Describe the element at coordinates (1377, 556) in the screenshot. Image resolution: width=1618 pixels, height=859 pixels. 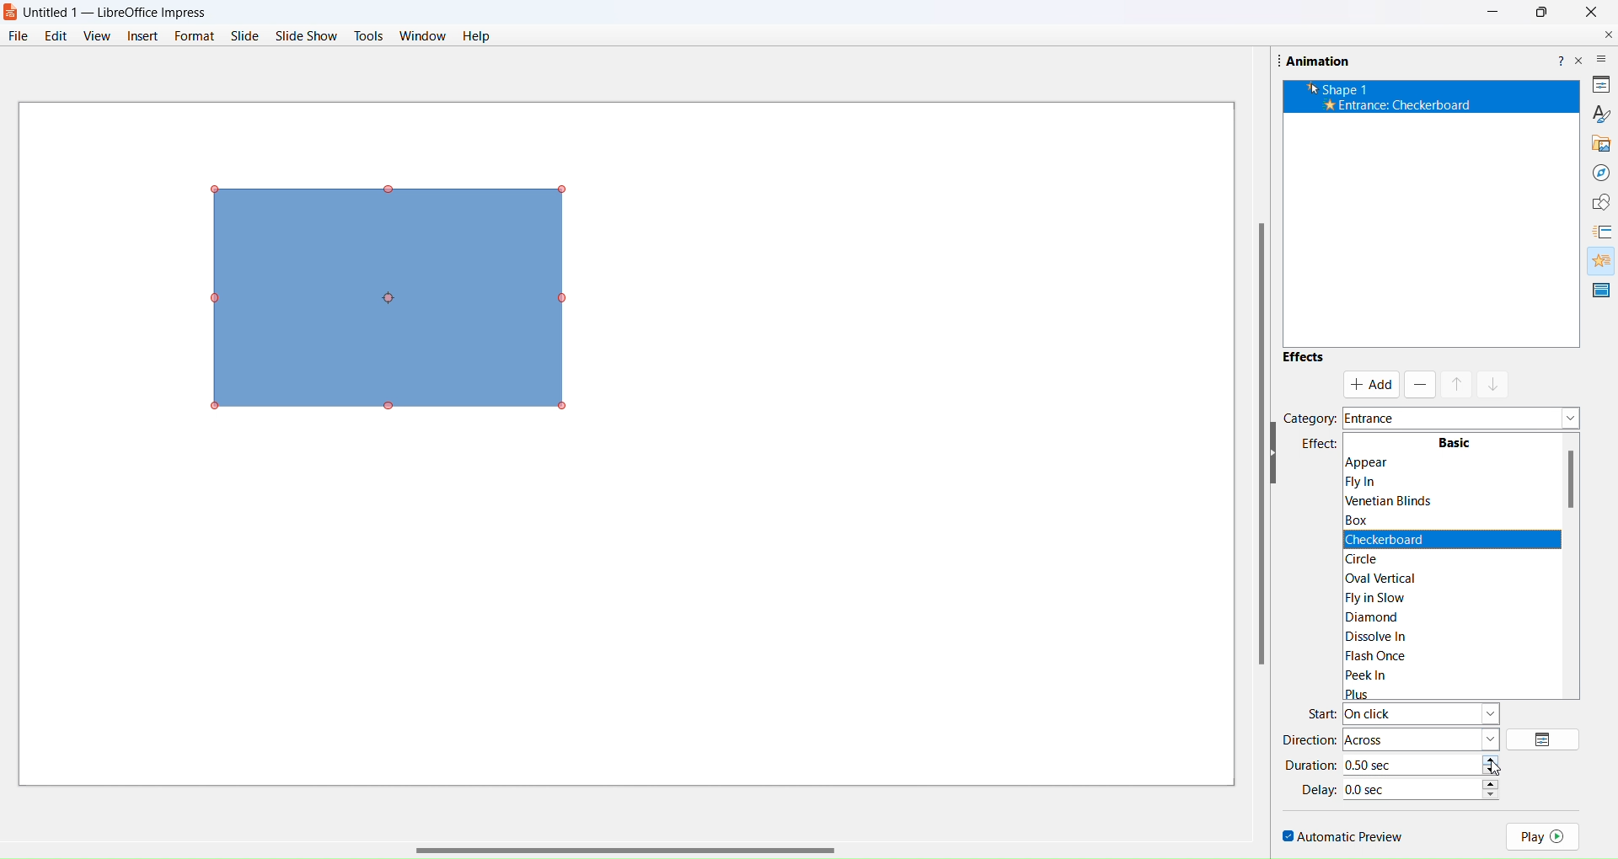
I see `circle` at that location.